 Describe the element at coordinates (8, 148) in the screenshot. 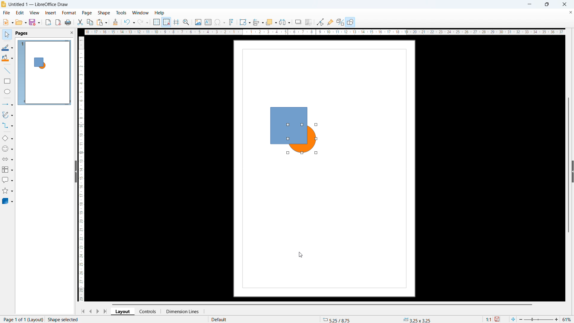

I see `Symbol shapes ` at that location.